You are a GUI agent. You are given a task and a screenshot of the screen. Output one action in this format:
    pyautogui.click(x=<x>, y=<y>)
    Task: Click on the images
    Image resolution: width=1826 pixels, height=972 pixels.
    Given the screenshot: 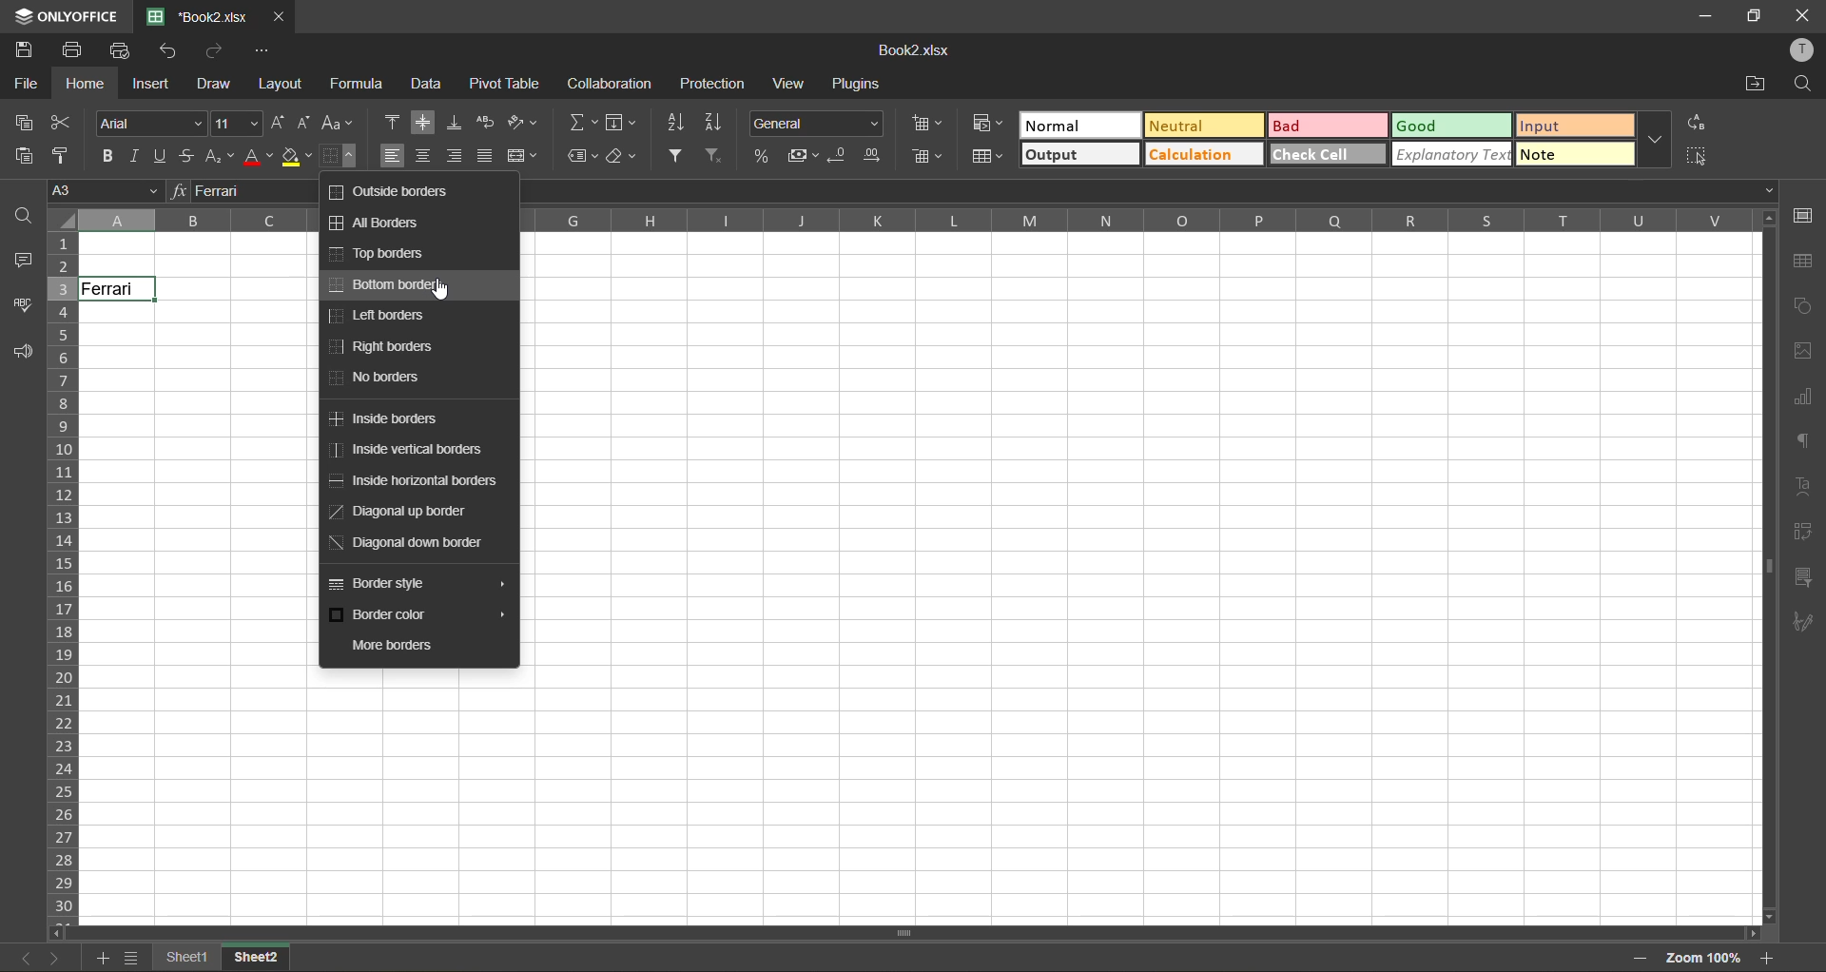 What is the action you would take?
    pyautogui.click(x=1795, y=351)
    